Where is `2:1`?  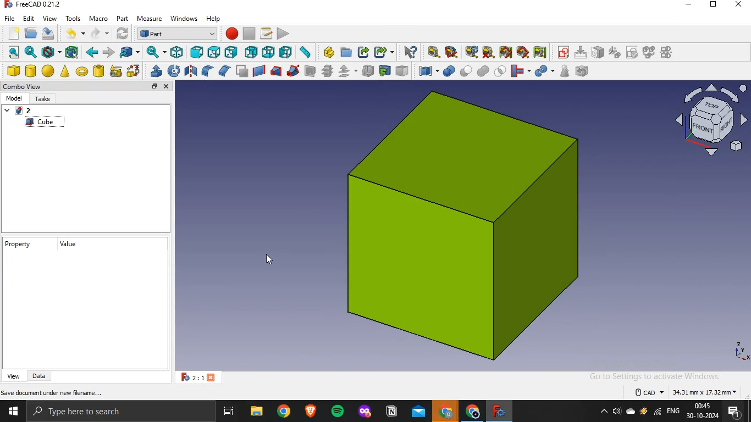 2:1 is located at coordinates (201, 377).